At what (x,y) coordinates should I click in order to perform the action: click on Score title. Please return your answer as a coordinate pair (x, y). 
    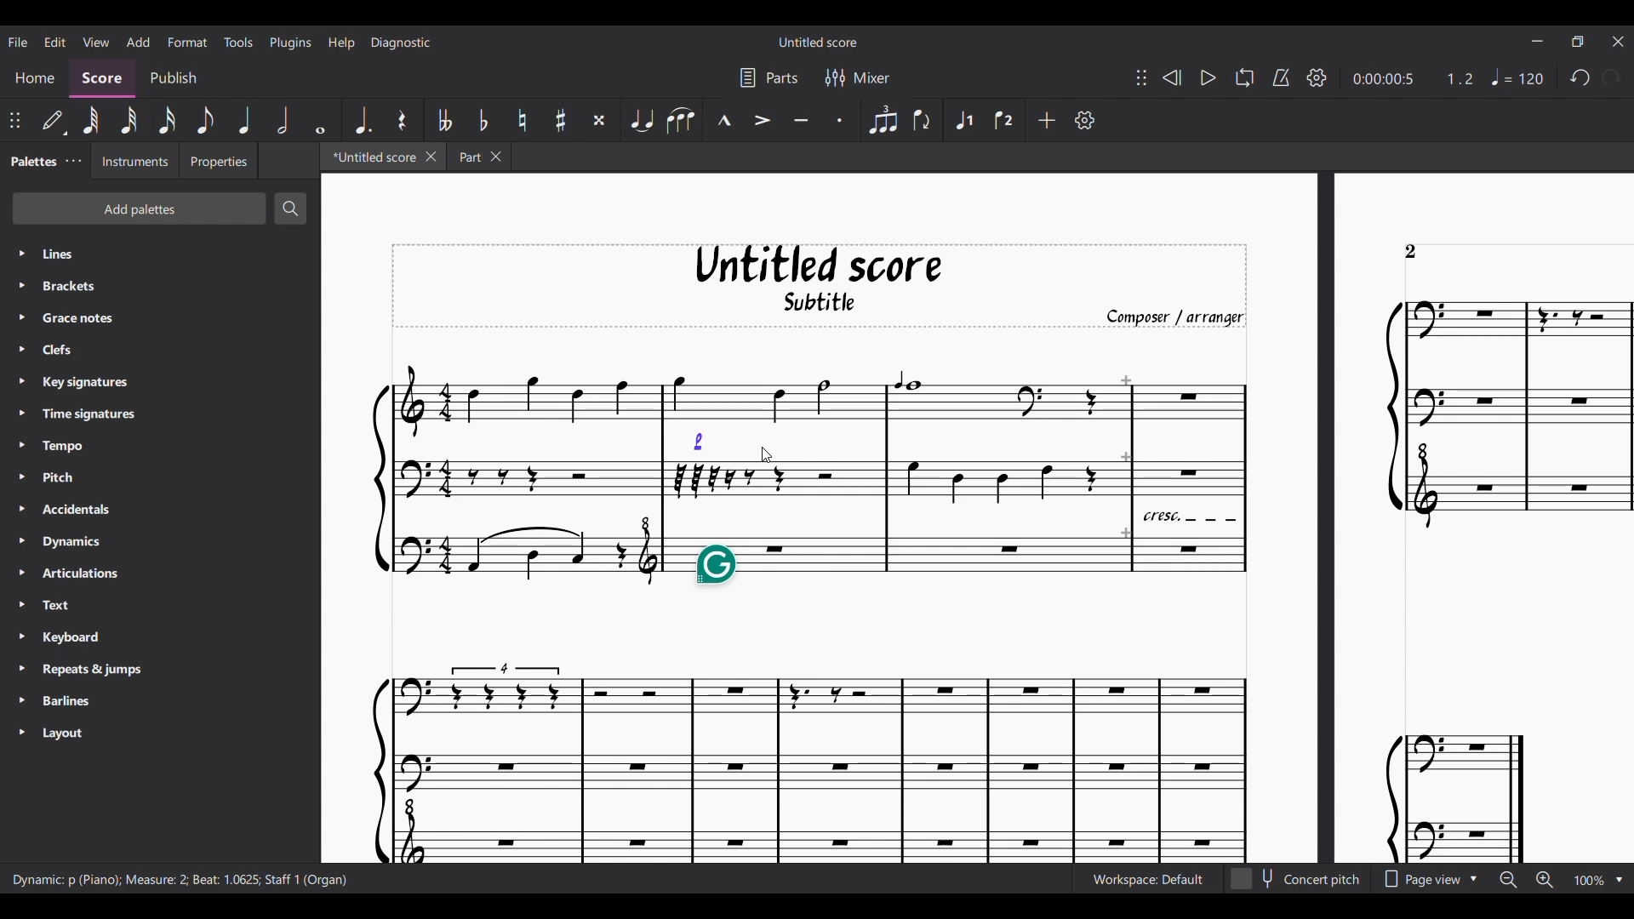
    Looking at the image, I should click on (818, 42).